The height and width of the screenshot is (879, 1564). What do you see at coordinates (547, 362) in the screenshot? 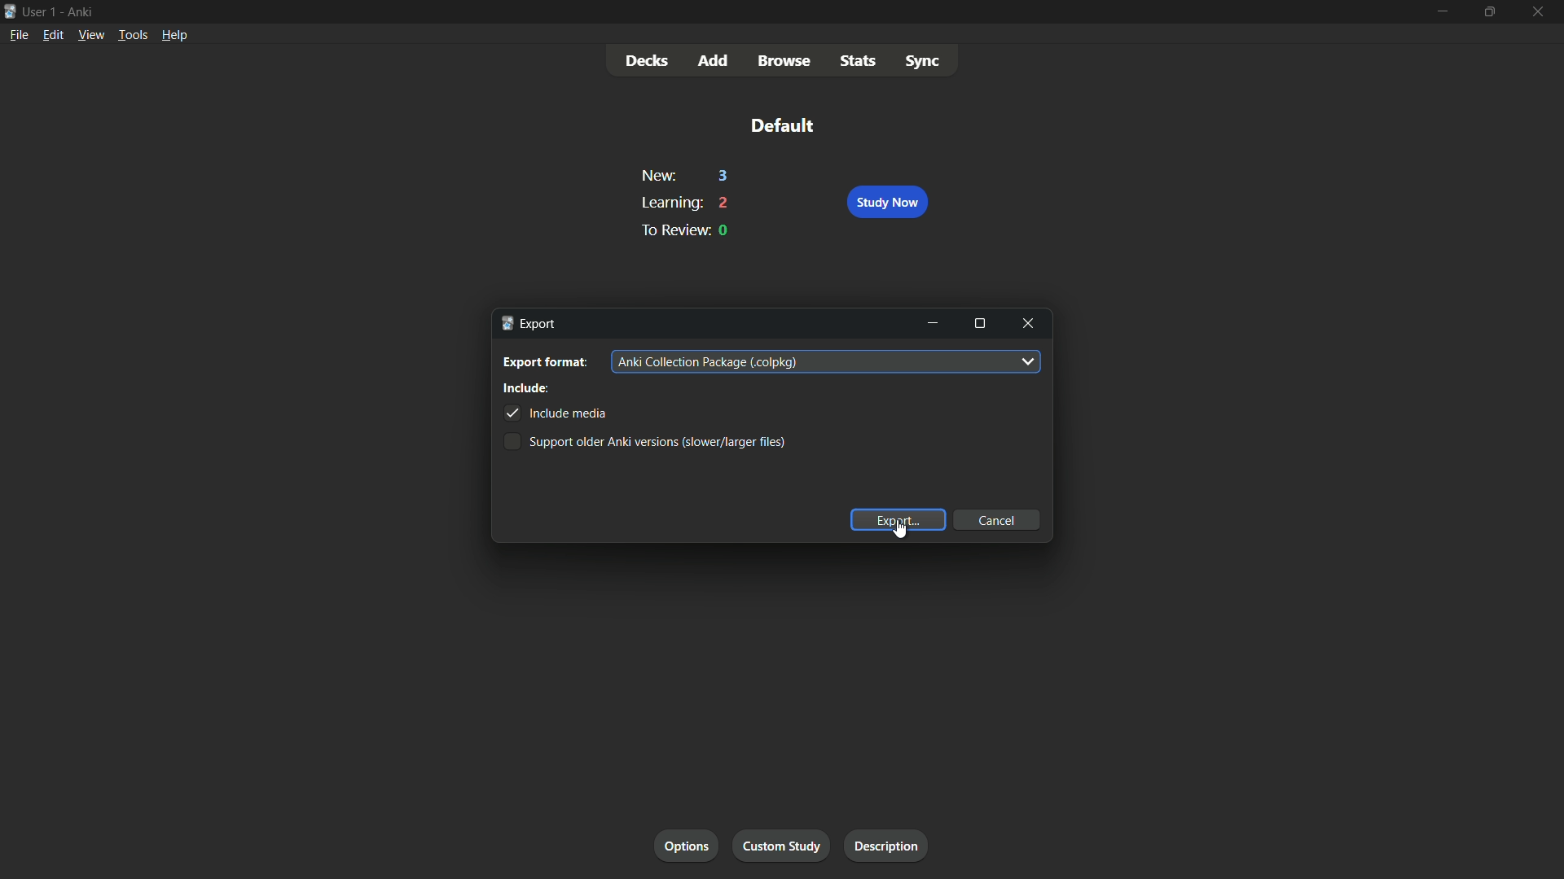
I see `export format` at bounding box center [547, 362].